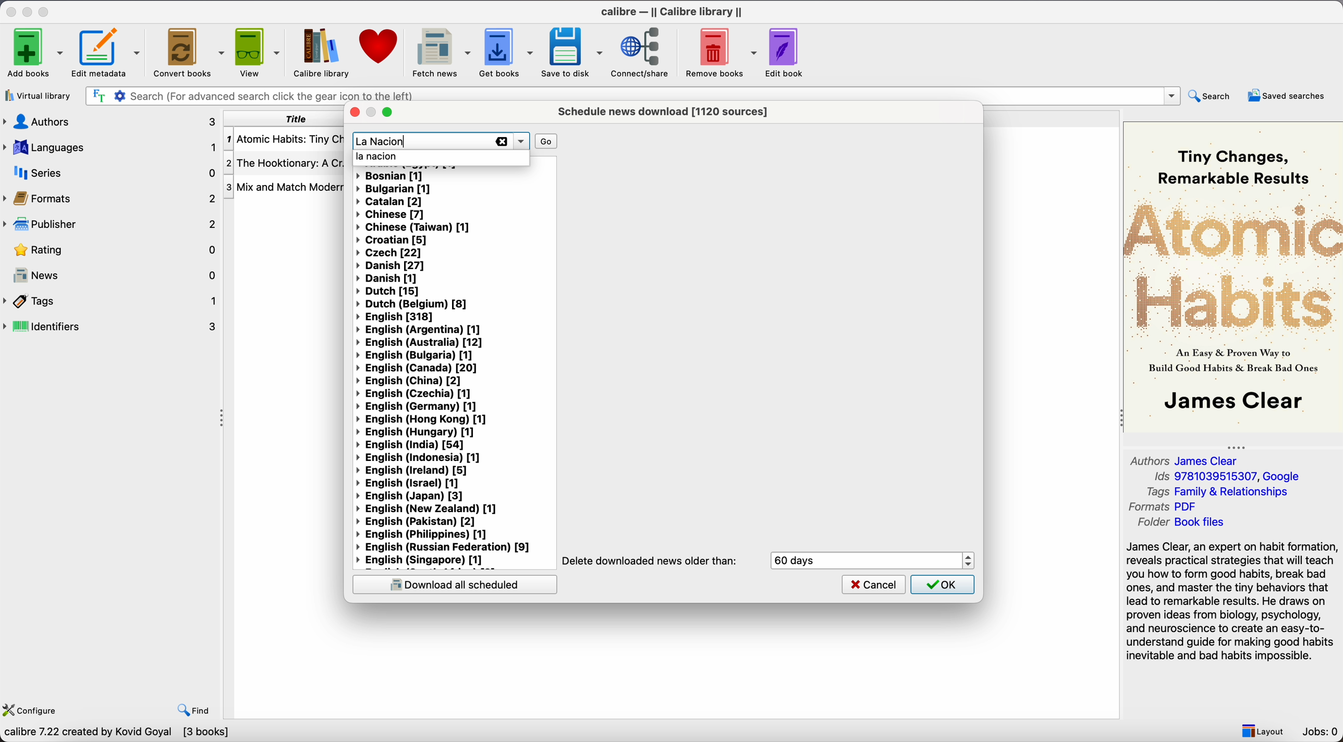  Describe the element at coordinates (109, 197) in the screenshot. I see `formats` at that location.